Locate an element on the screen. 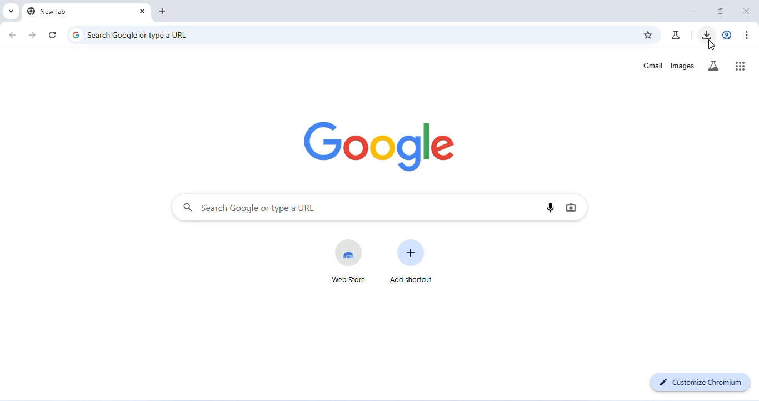 This screenshot has height=401, width=759. web store is located at coordinates (351, 263).